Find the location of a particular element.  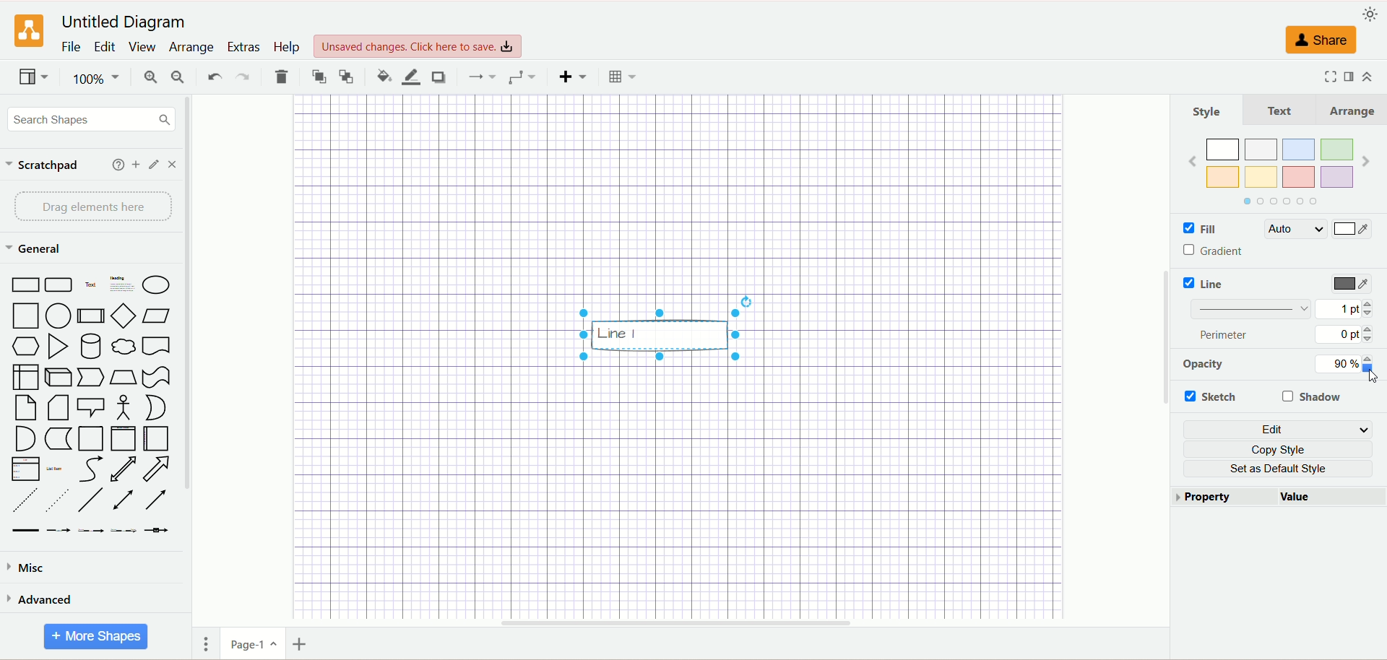

Document is located at coordinates (157, 344).